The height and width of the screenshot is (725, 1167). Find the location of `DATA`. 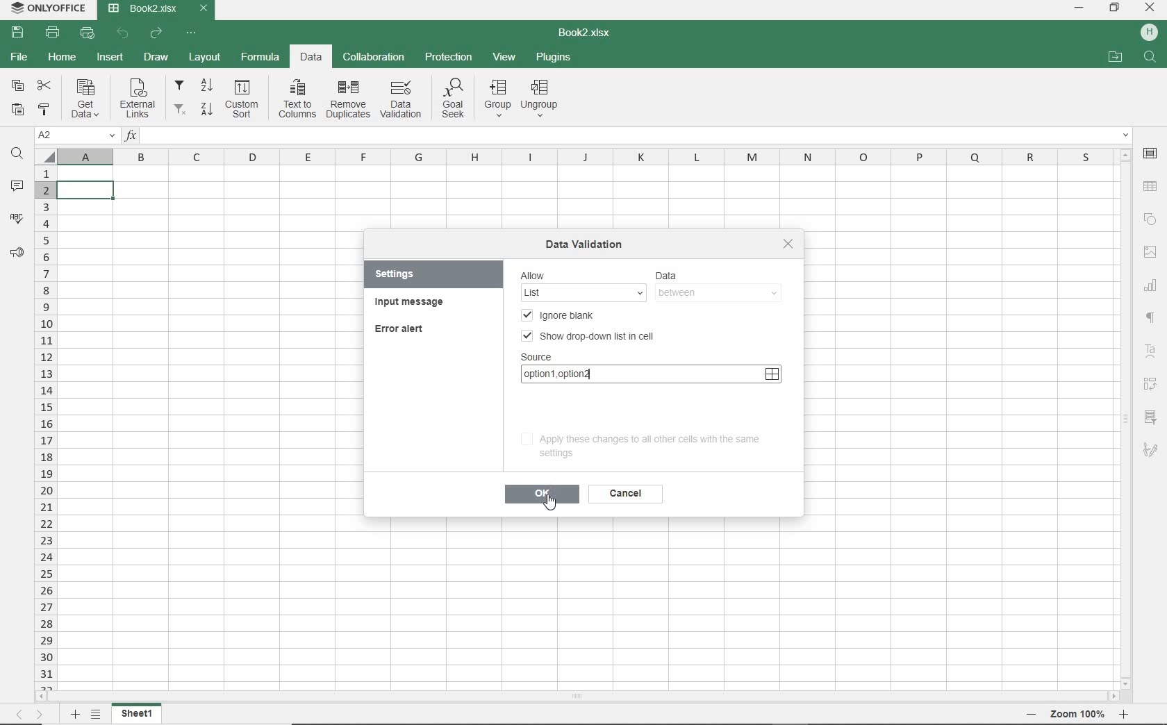

DATA is located at coordinates (308, 58).